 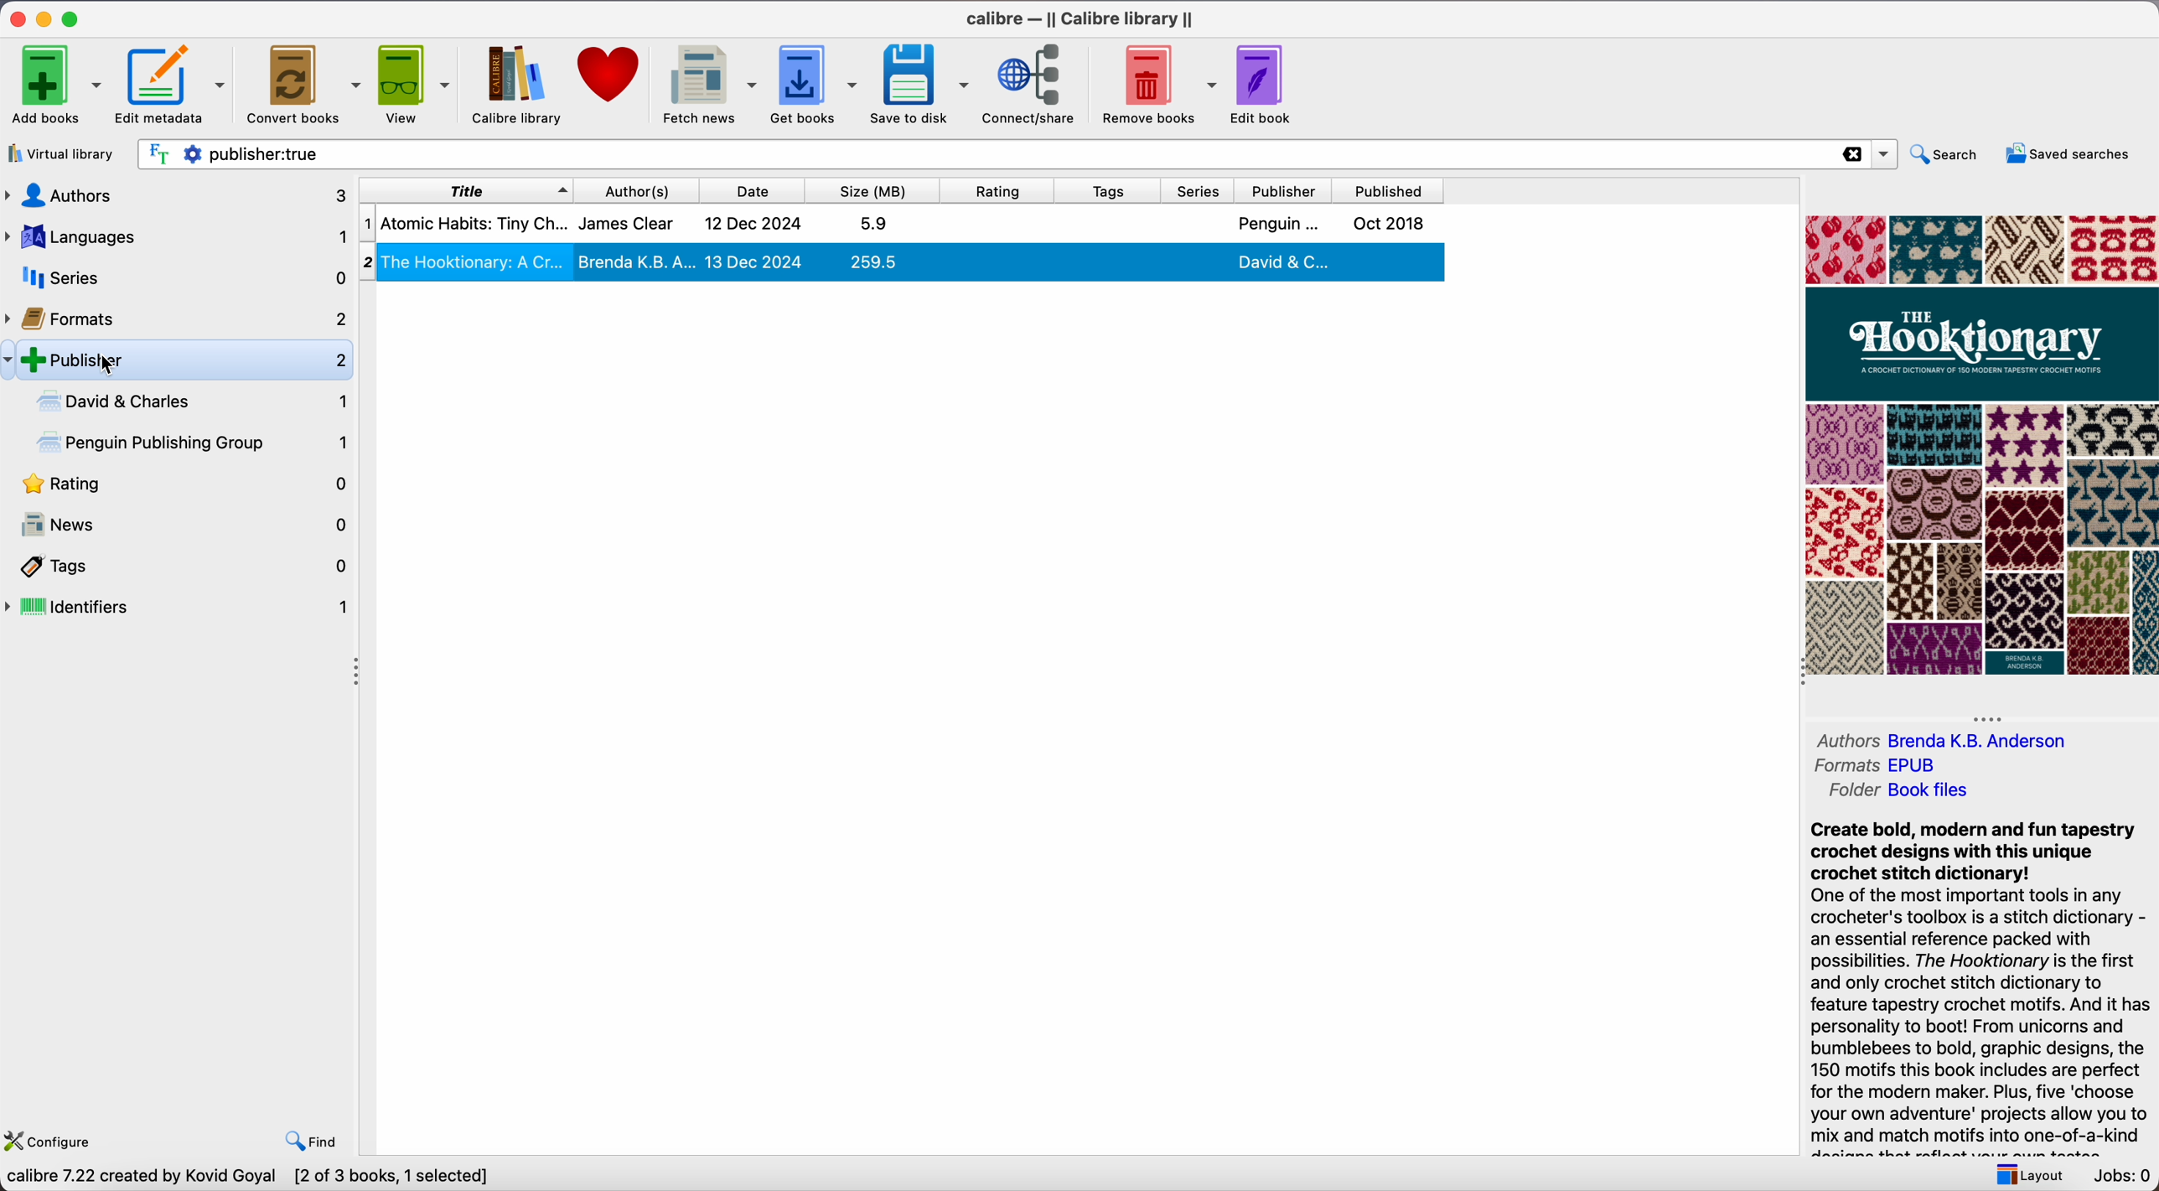 I want to click on fetch news, so click(x=708, y=85).